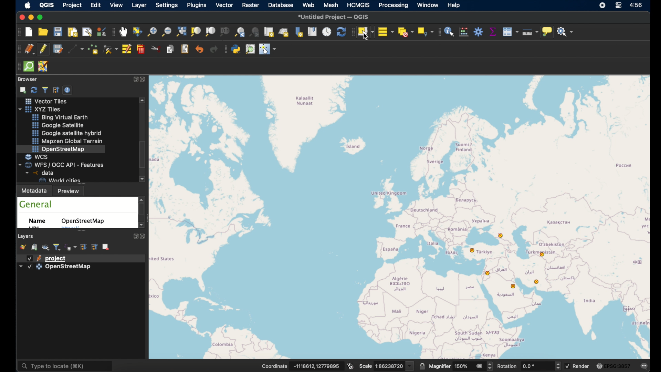 This screenshot has height=372, width=661. Describe the element at coordinates (42, 17) in the screenshot. I see `maximize` at that location.